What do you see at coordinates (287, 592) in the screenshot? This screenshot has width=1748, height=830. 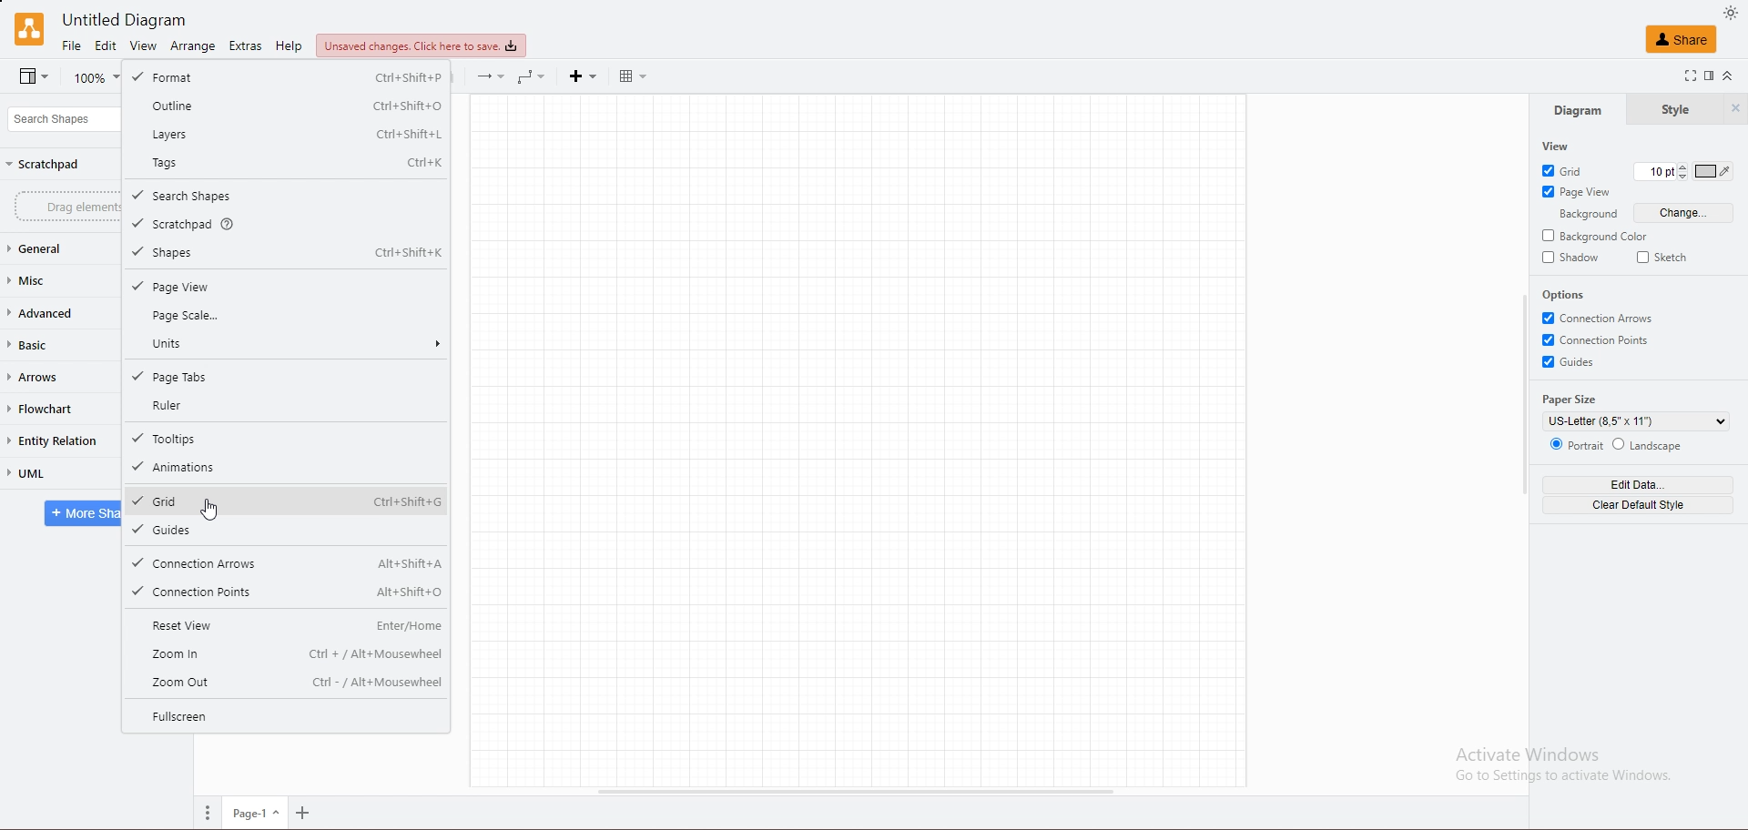 I see `connection points            Alt+Shift+O` at bounding box center [287, 592].